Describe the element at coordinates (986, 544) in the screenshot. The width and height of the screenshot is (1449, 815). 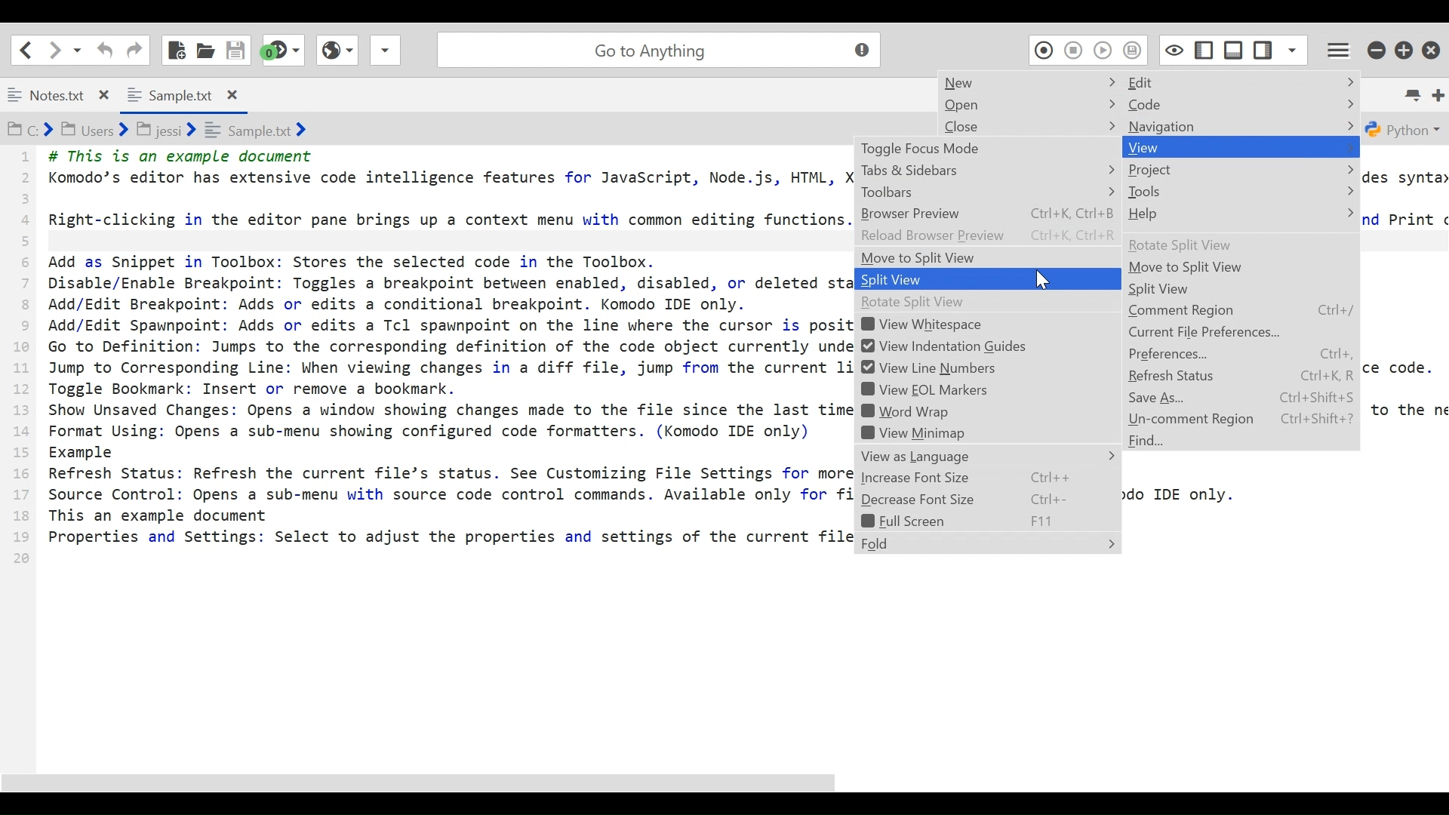
I see `Fold` at that location.